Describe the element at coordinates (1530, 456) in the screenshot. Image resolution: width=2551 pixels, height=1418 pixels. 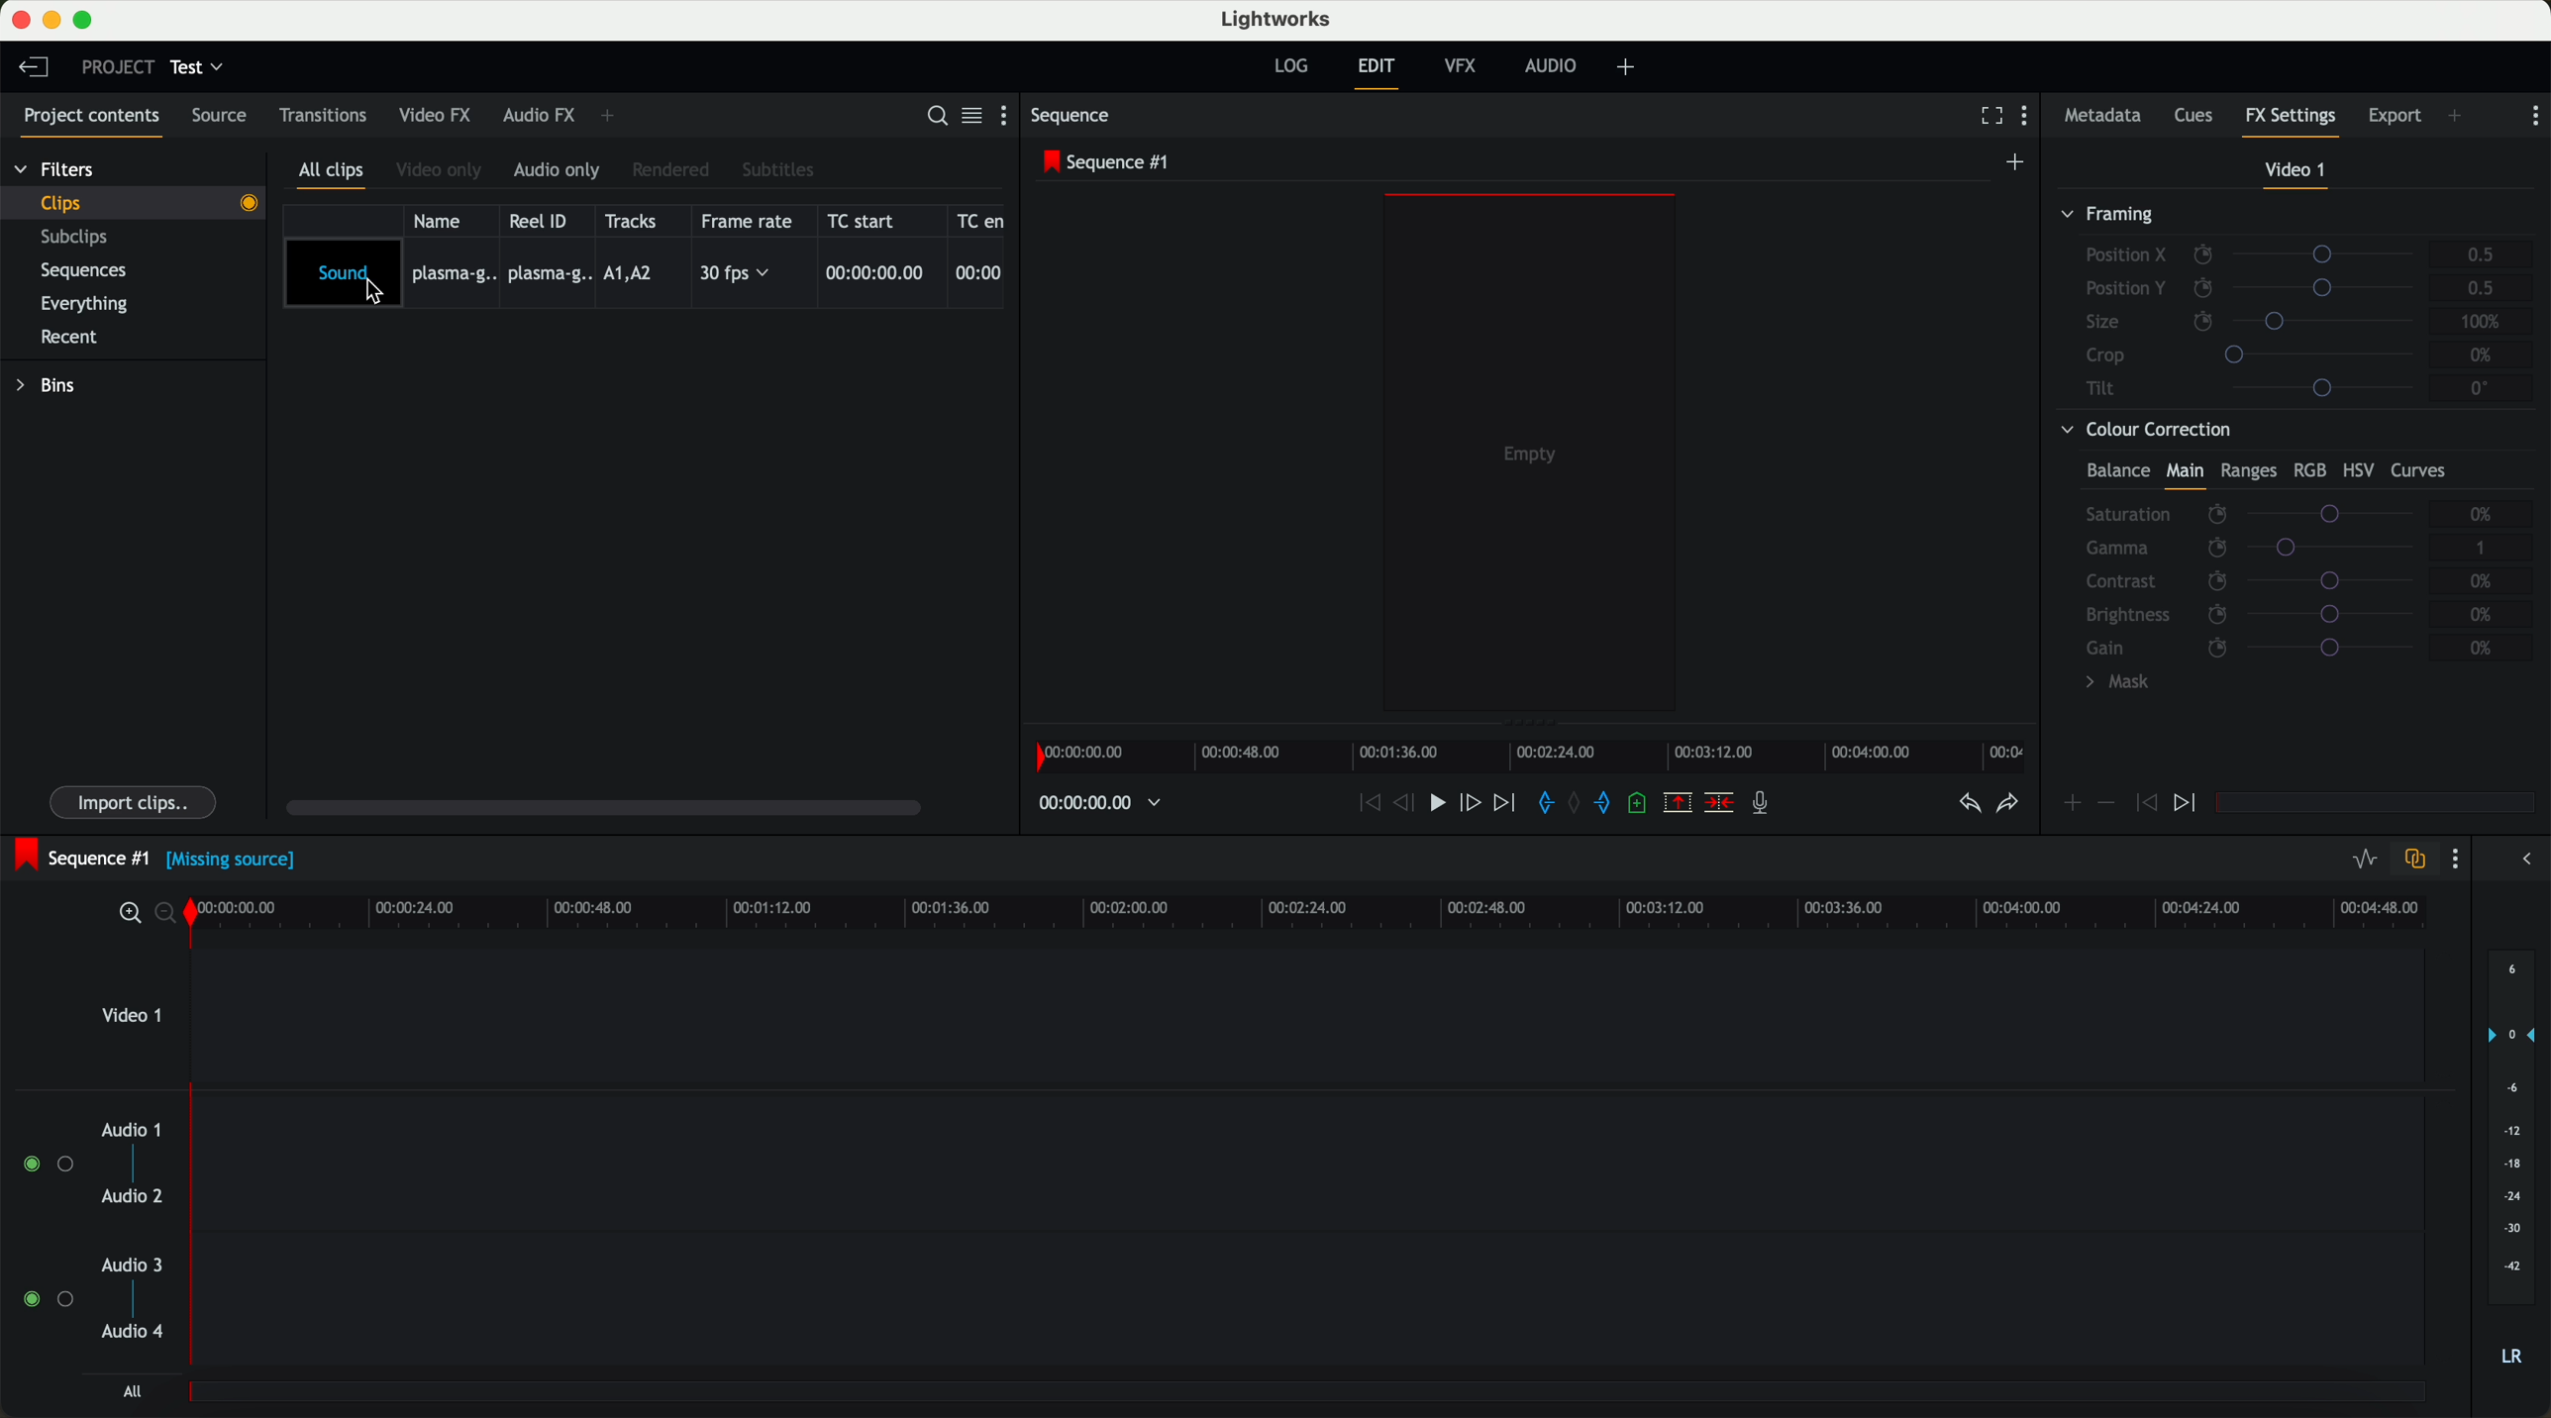
I see `workspace` at that location.